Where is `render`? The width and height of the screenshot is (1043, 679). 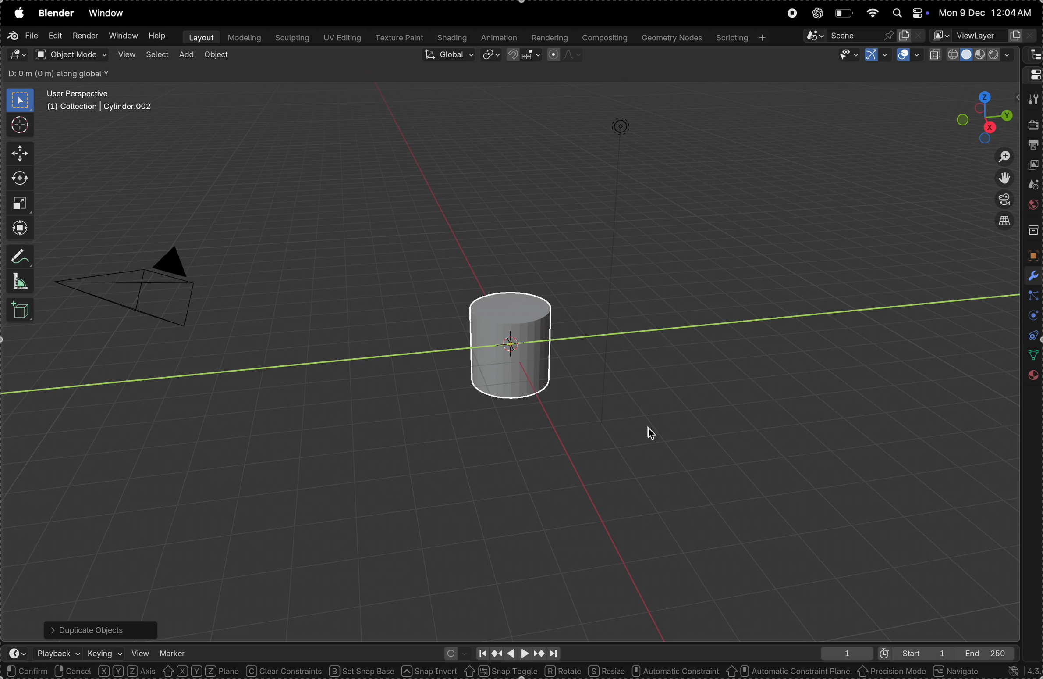
render is located at coordinates (1033, 127).